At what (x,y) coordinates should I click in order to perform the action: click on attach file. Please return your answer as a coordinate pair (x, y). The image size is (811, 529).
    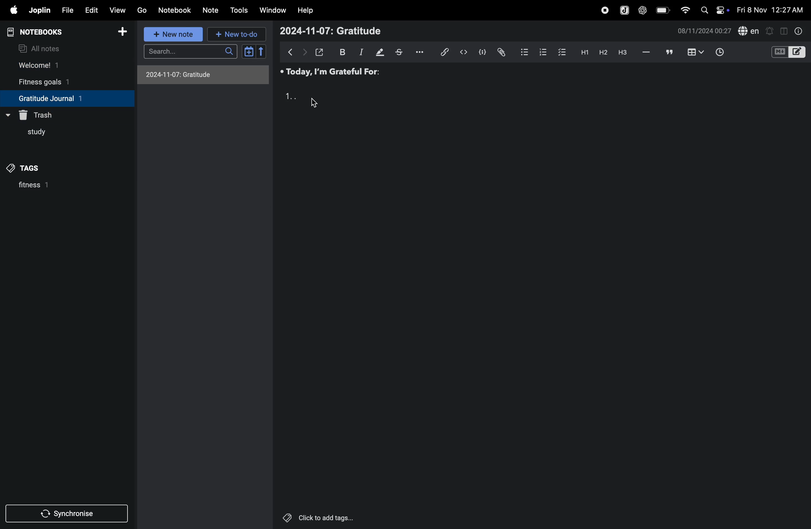
    Looking at the image, I should click on (501, 52).